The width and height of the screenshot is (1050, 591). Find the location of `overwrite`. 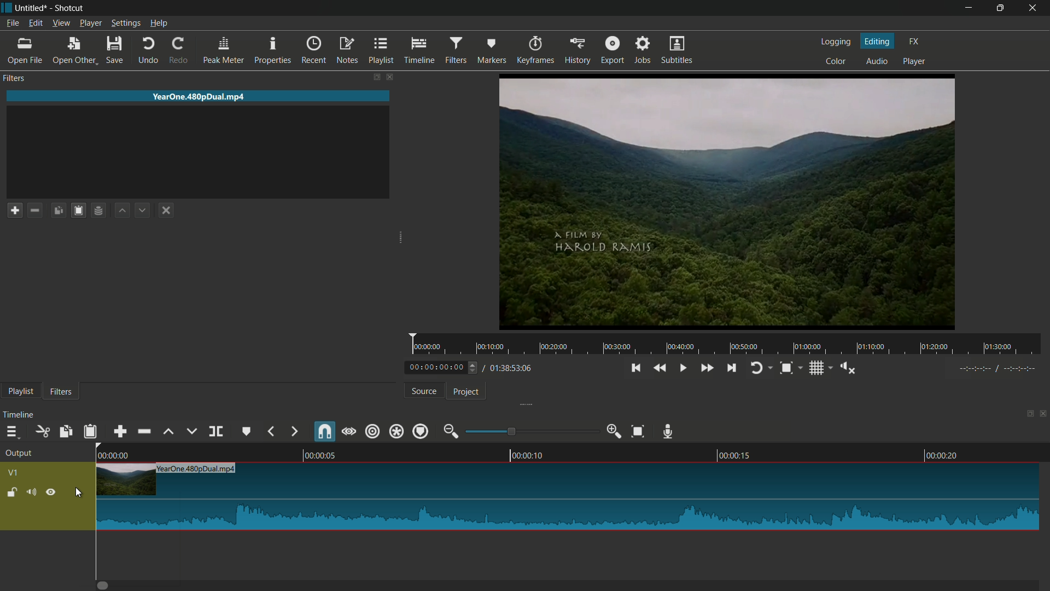

overwrite is located at coordinates (191, 432).